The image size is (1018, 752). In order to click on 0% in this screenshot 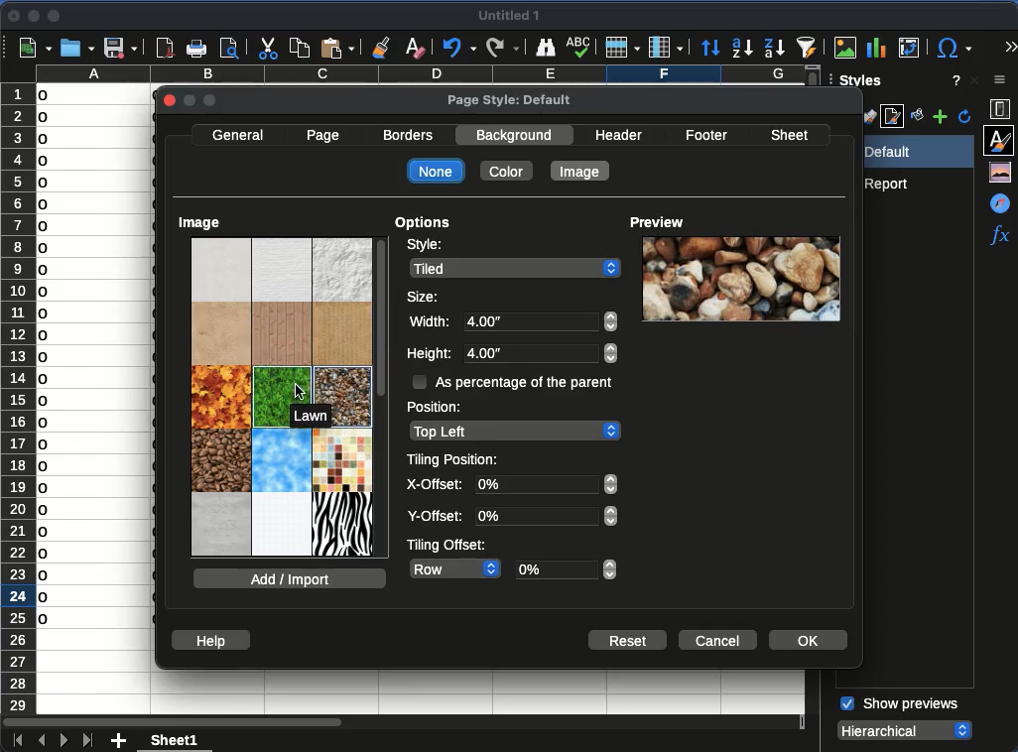, I will do `click(546, 500)`.